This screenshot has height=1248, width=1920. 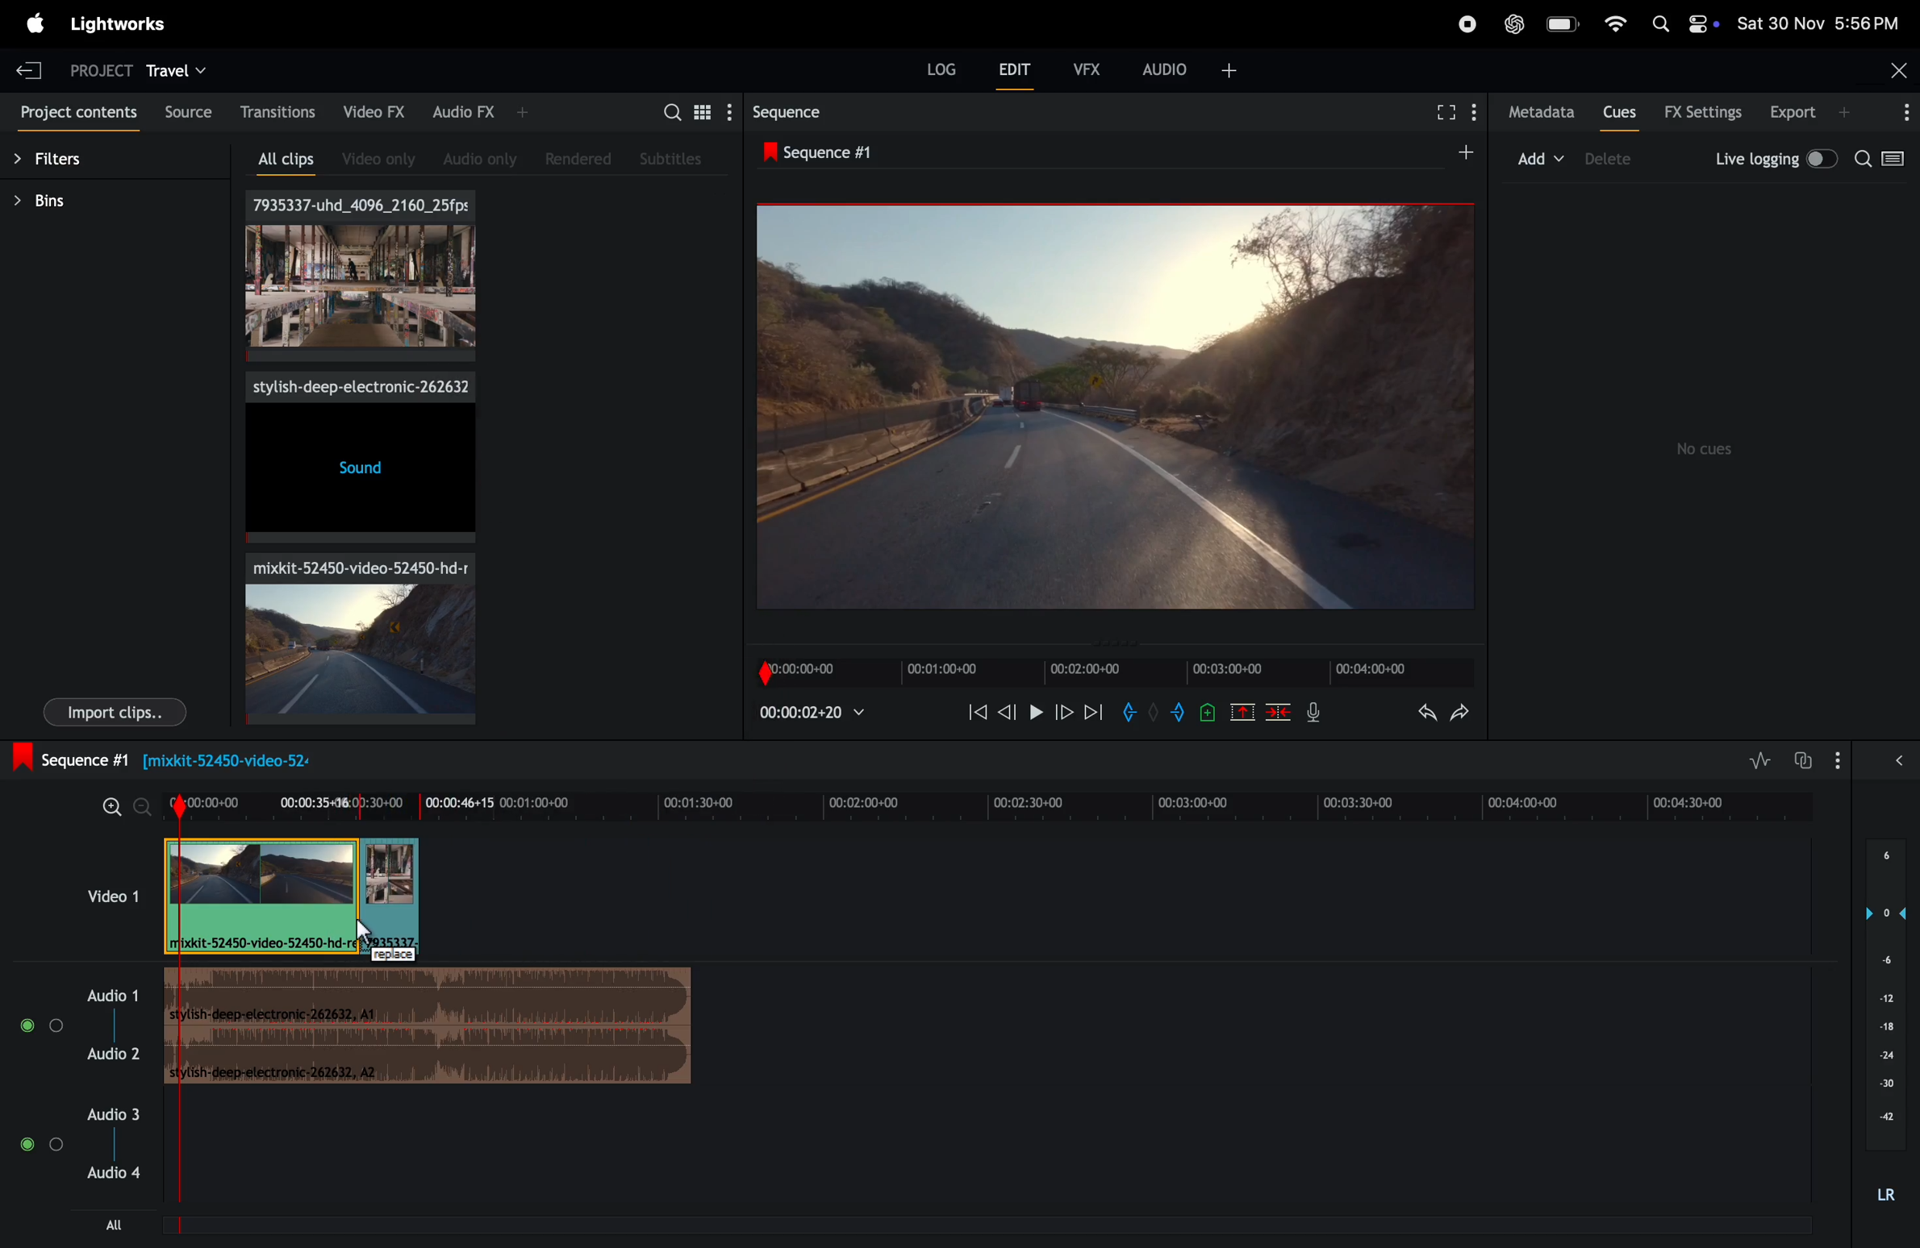 I want to click on apple widgets, so click(x=1683, y=24).